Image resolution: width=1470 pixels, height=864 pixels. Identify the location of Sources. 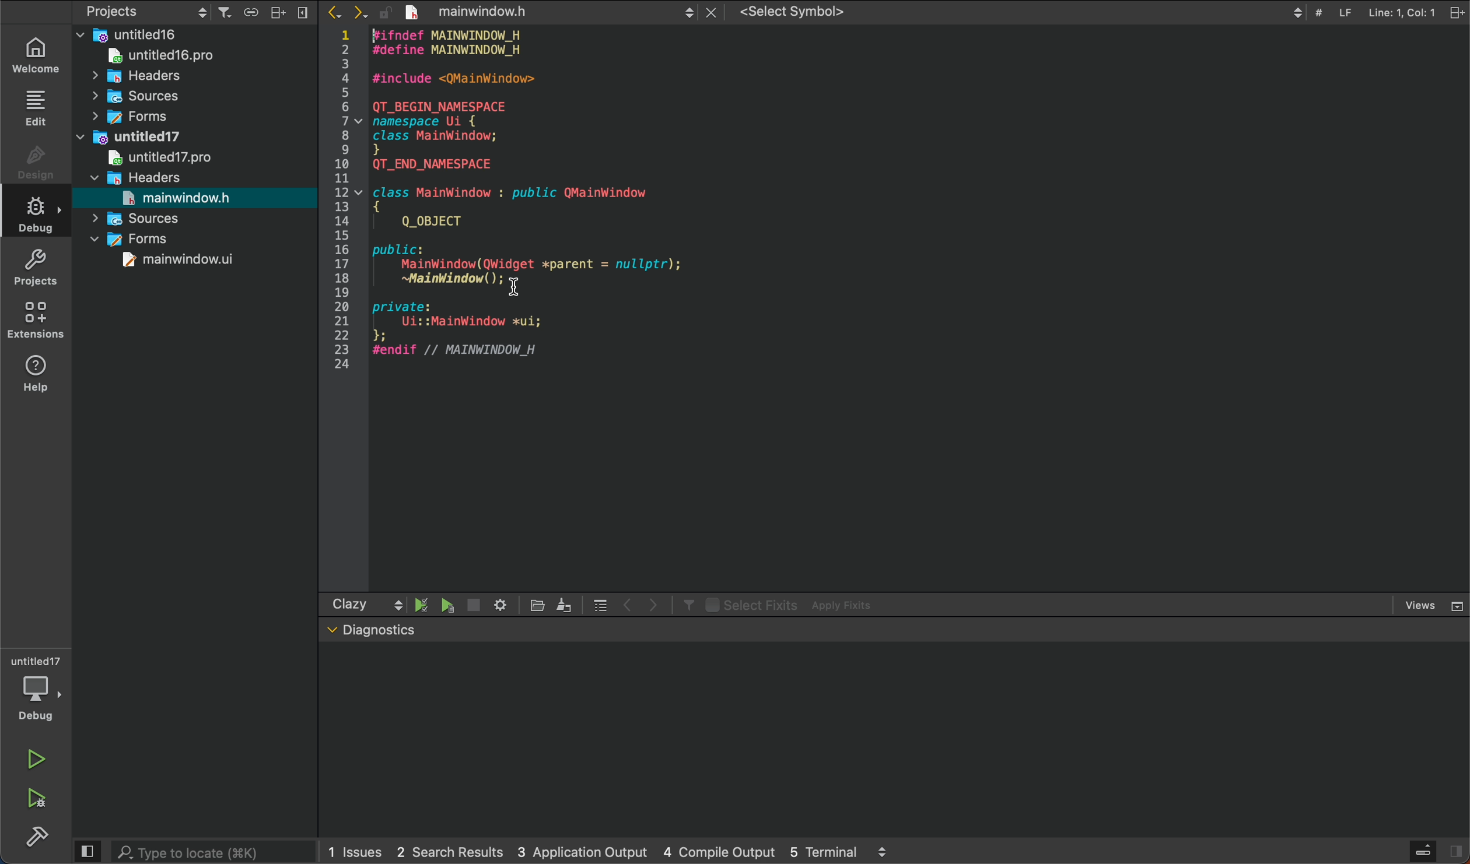
(133, 96).